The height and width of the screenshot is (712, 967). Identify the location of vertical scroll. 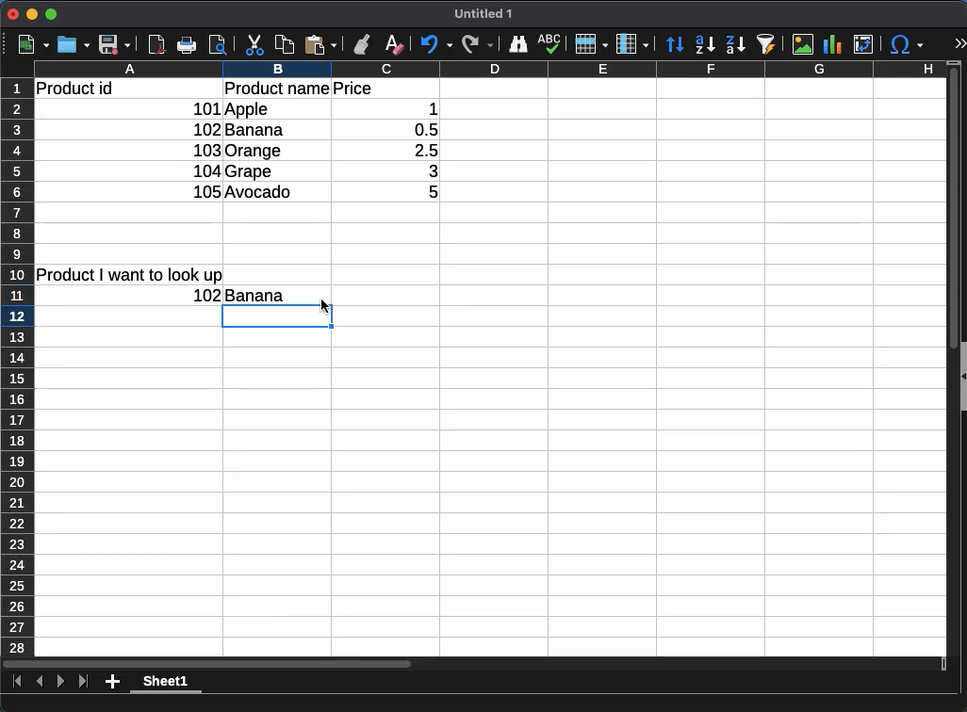
(954, 359).